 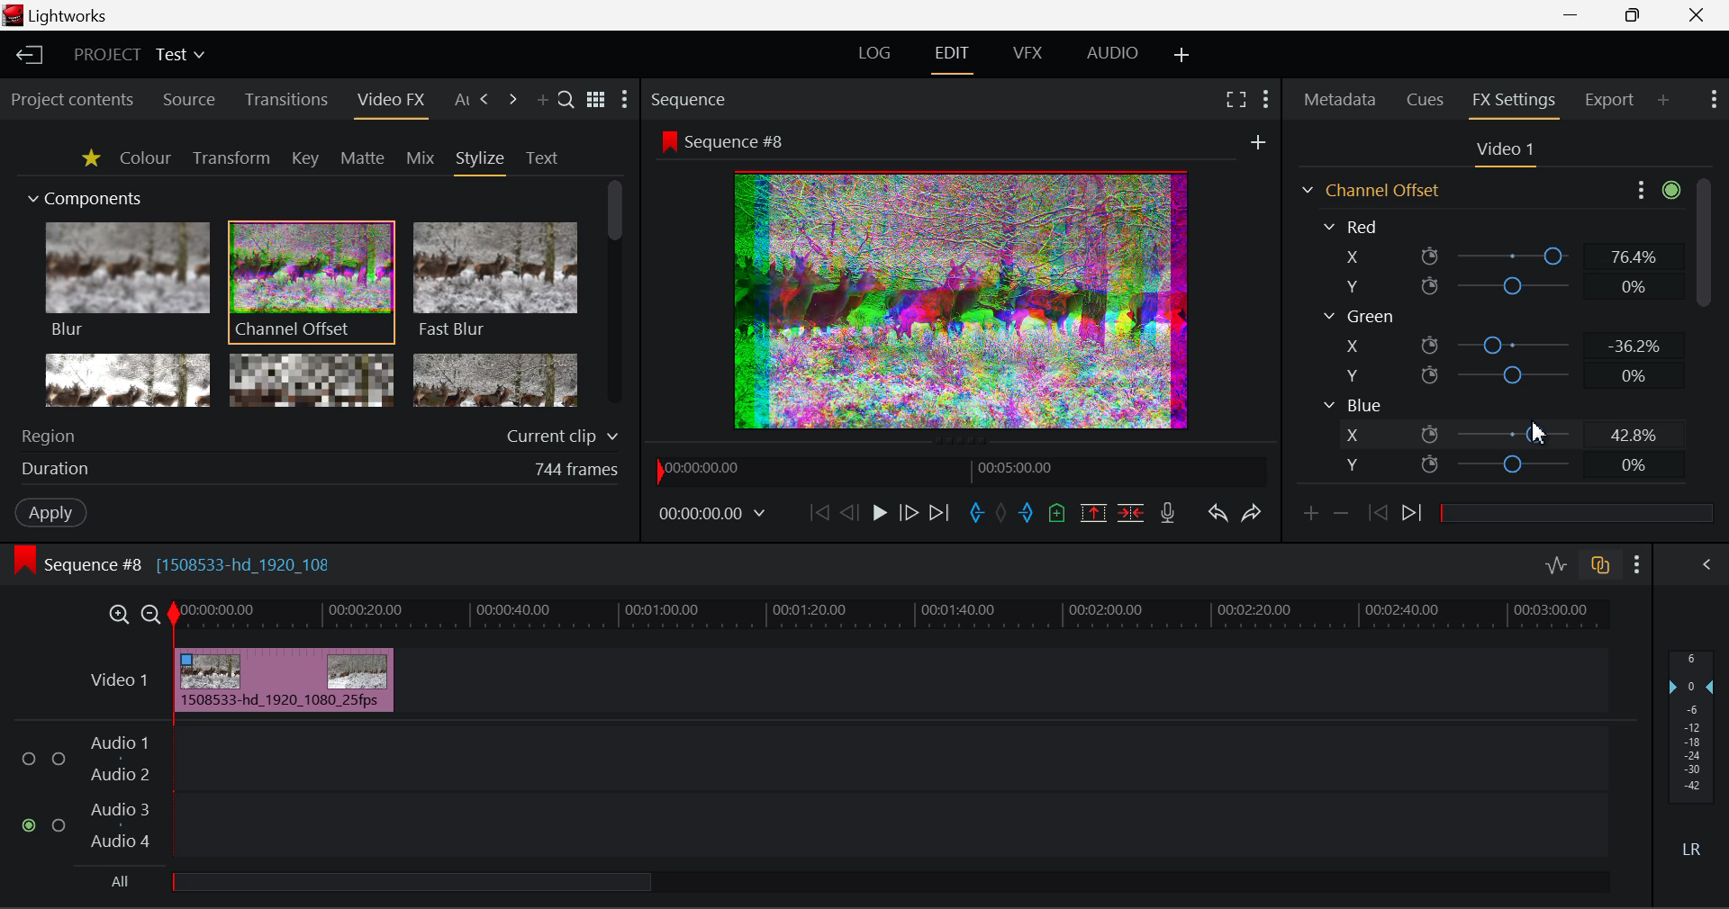 I want to click on Cues, so click(x=1425, y=99).